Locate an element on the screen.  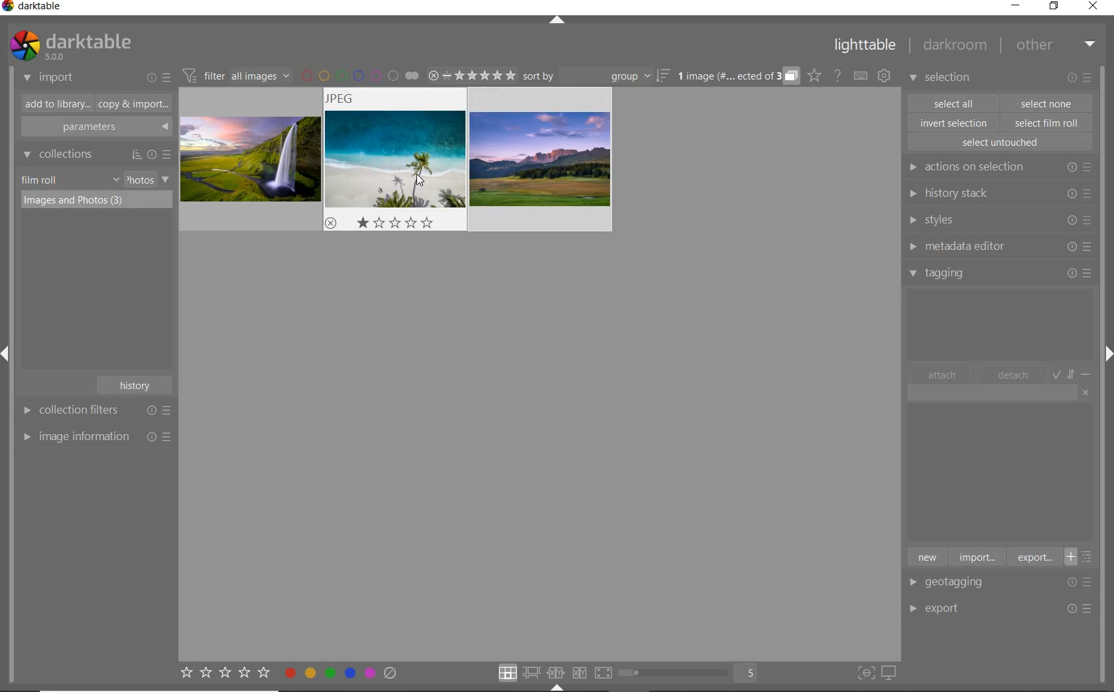
expand grouped images is located at coordinates (739, 77).